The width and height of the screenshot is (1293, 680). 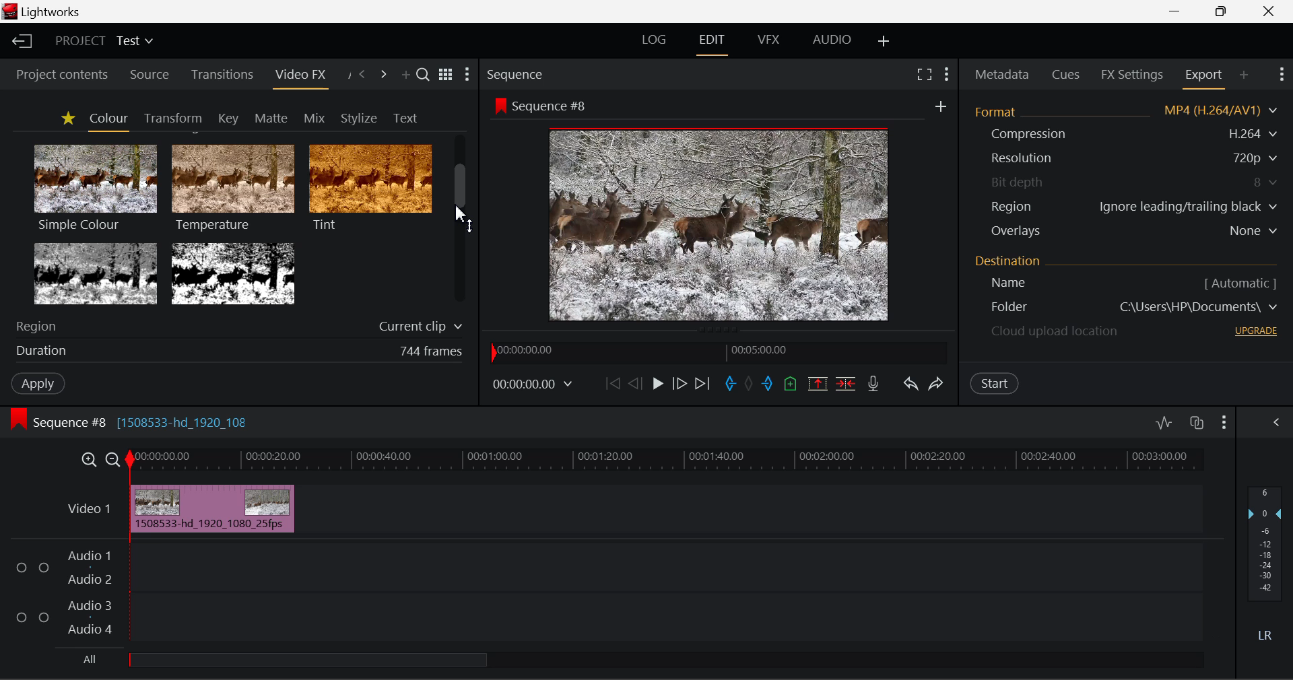 What do you see at coordinates (706, 384) in the screenshot?
I see `To End` at bounding box center [706, 384].